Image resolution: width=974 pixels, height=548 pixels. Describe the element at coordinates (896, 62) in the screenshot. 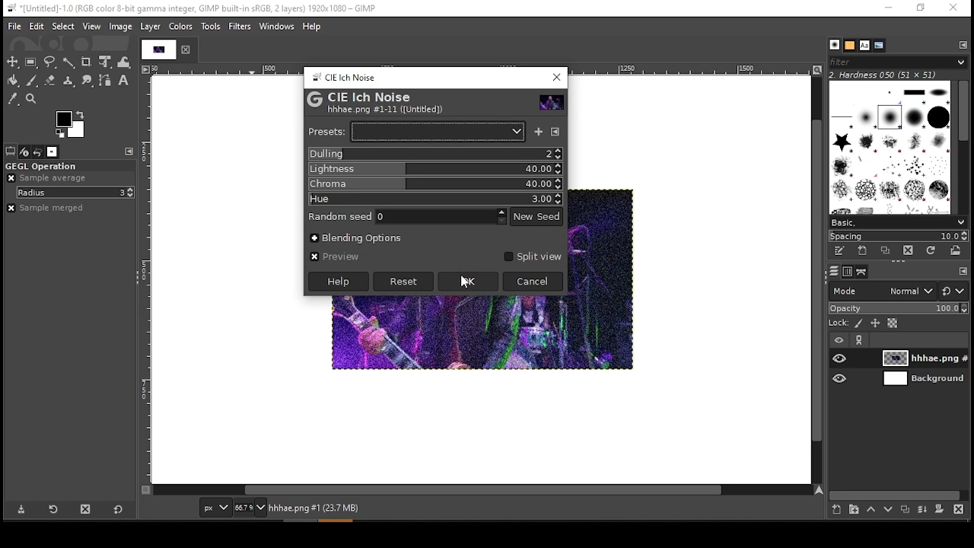

I see `brushes filter` at that location.